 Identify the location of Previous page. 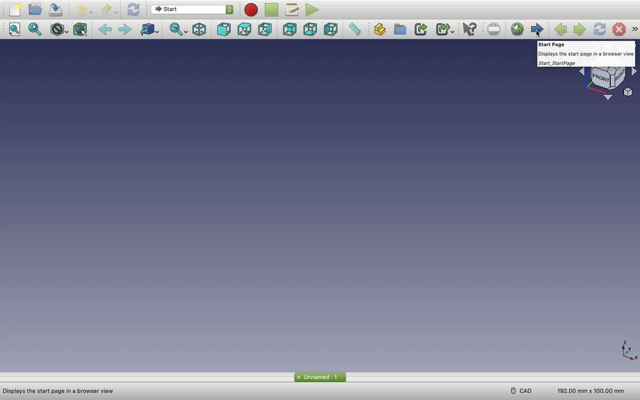
(561, 30).